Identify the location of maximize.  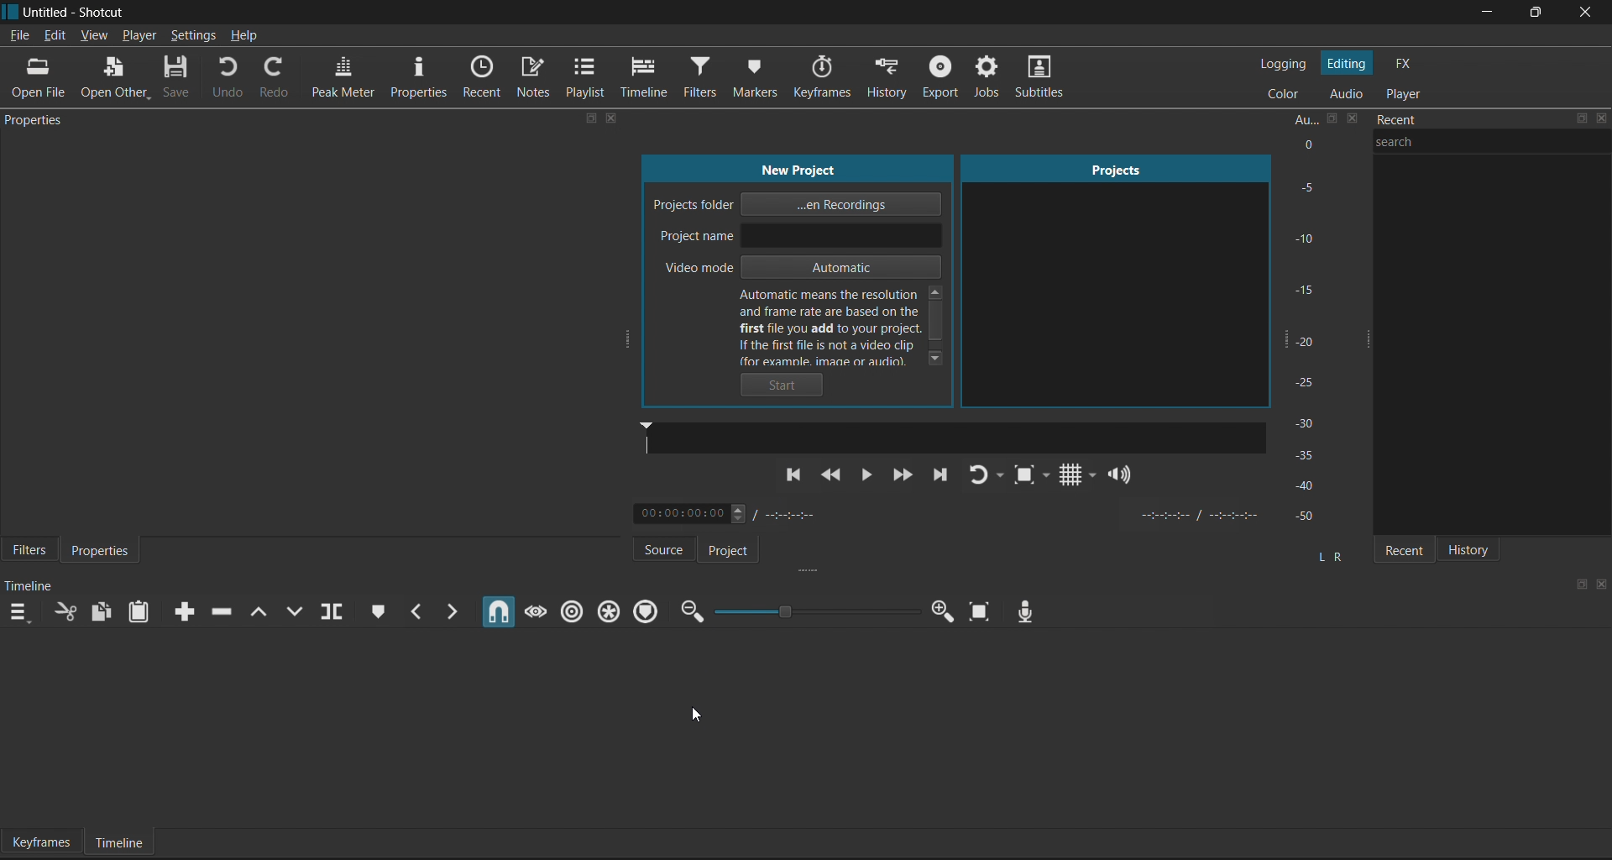
(1579, 584).